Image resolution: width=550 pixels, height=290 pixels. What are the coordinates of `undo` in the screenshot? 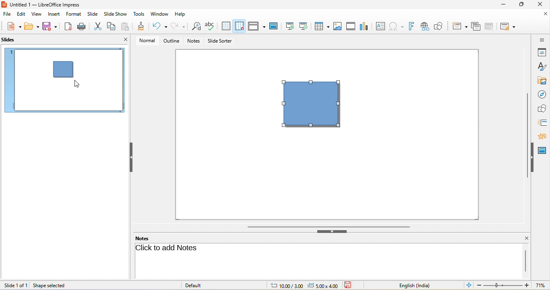 It's located at (159, 25).